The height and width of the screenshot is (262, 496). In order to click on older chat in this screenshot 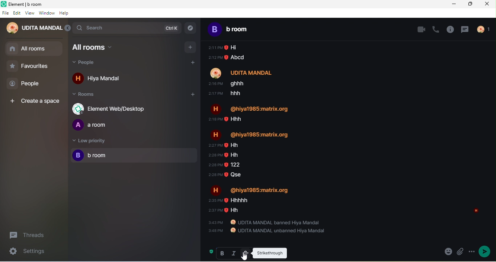, I will do `click(346, 138)`.